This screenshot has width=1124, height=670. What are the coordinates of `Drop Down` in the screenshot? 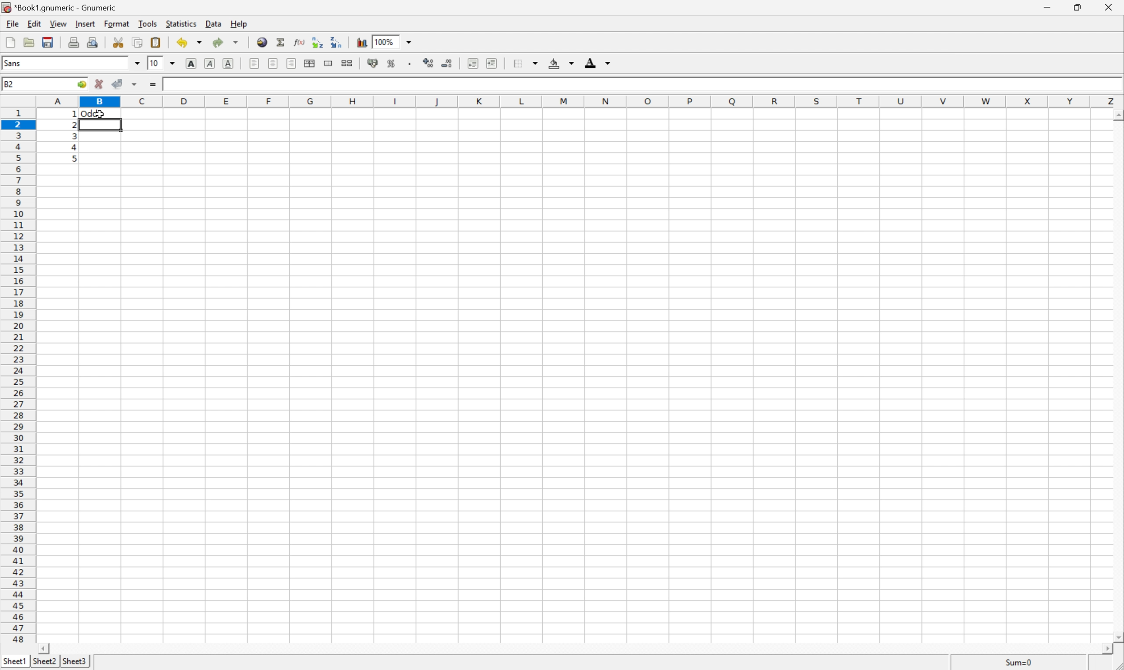 It's located at (408, 42).